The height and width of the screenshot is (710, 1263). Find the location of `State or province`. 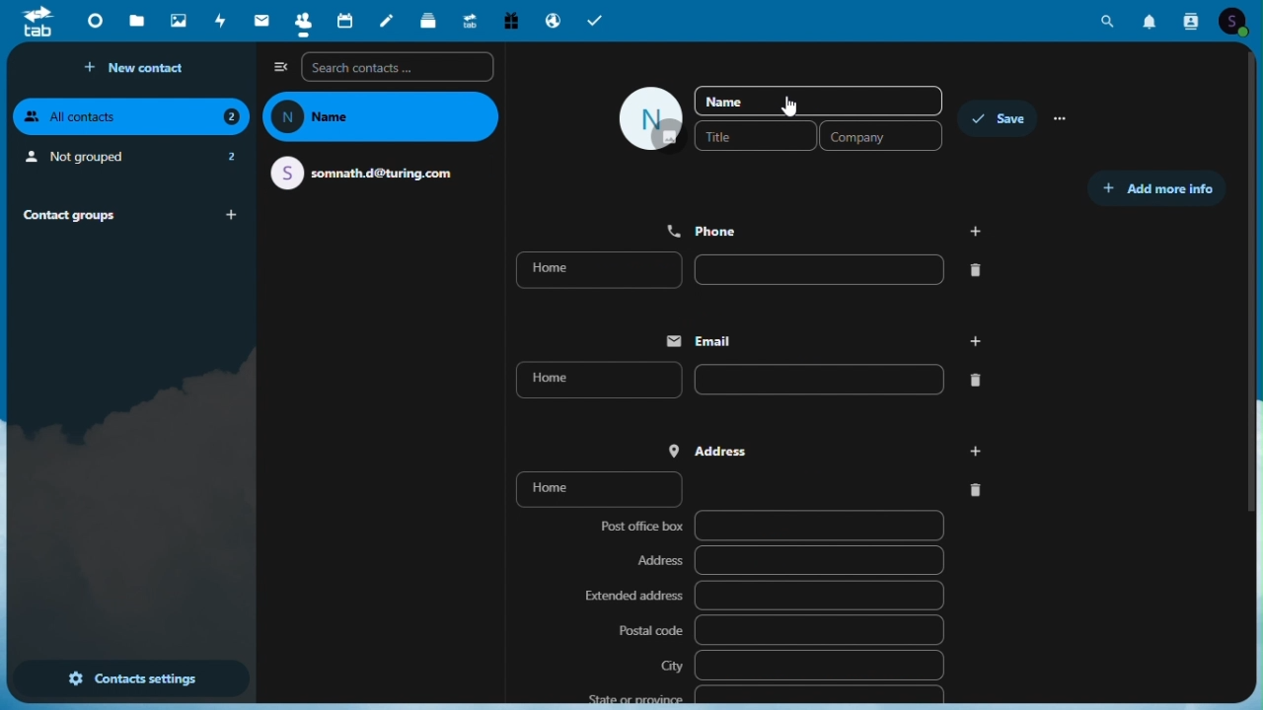

State or province is located at coordinates (763, 694).